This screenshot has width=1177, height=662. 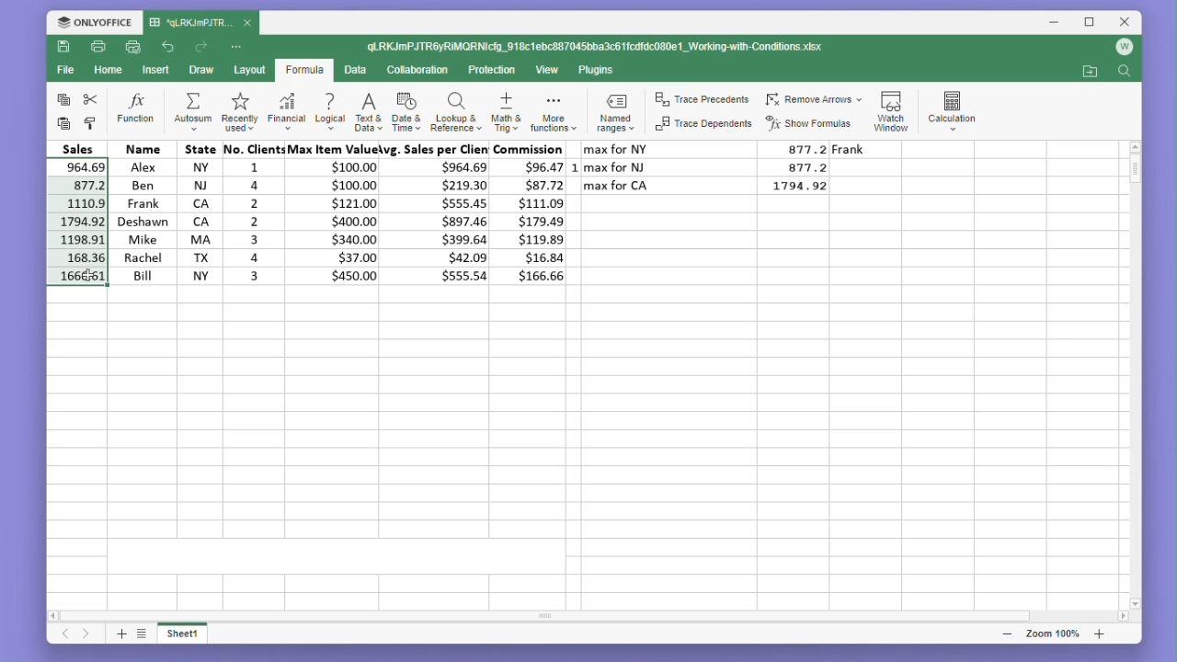 I want to click on qLRKJmPJTR6yRIMQRNIcfg_918c1ebc887045bba3c61fcdfdc080c1_Working-with-Conditions.xlsx, so click(x=599, y=45).